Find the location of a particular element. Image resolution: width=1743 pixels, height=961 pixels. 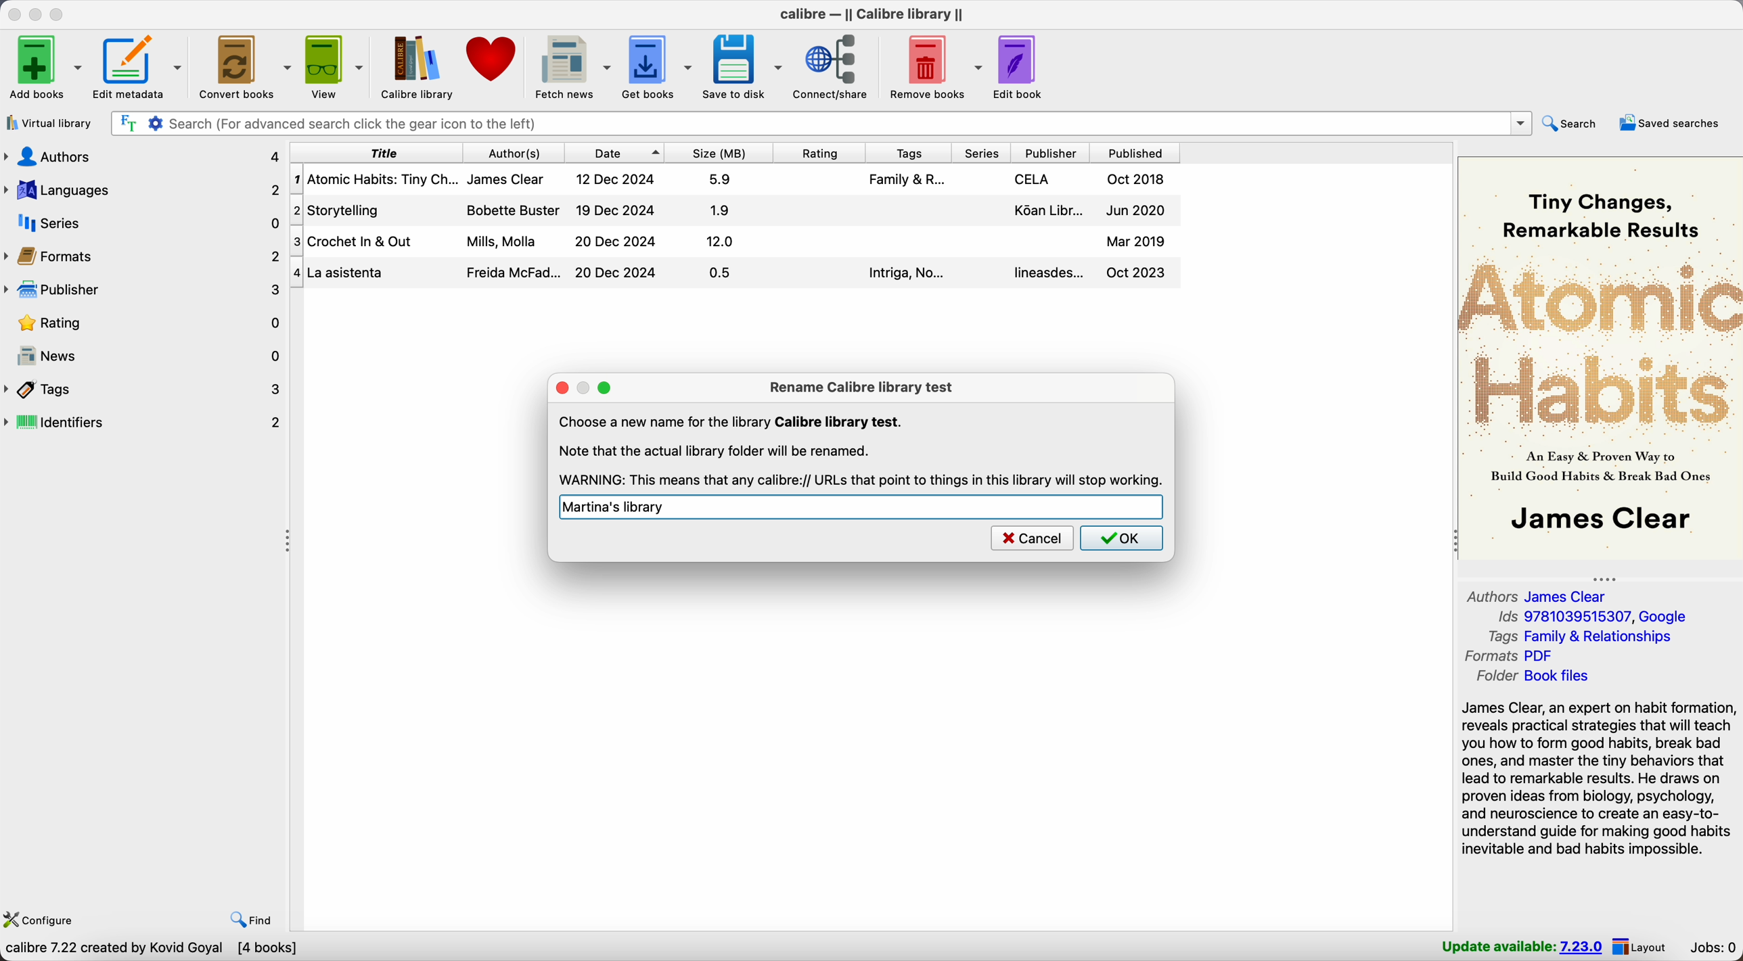

view is located at coordinates (336, 68).